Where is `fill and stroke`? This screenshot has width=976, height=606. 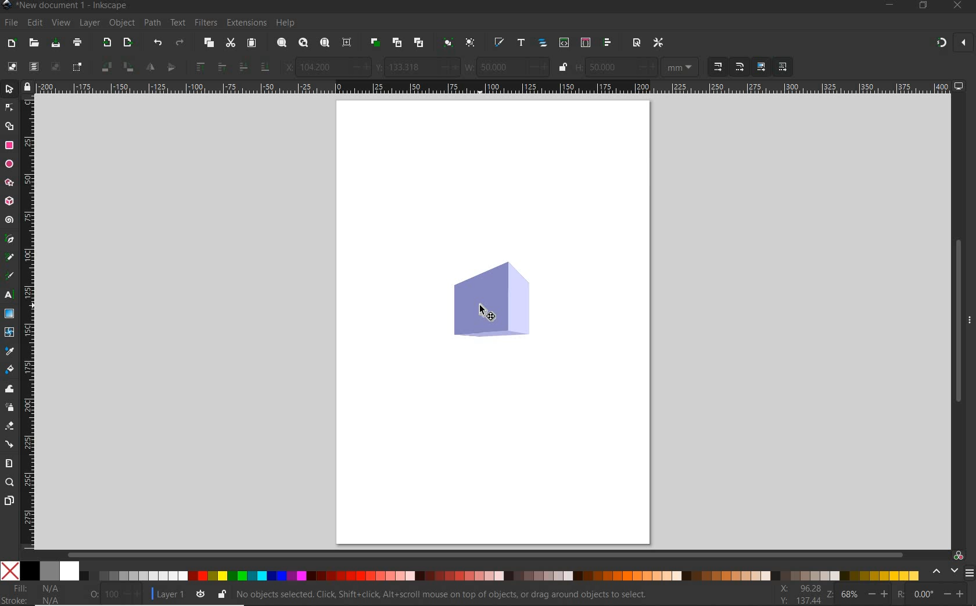
fill and stroke is located at coordinates (34, 594).